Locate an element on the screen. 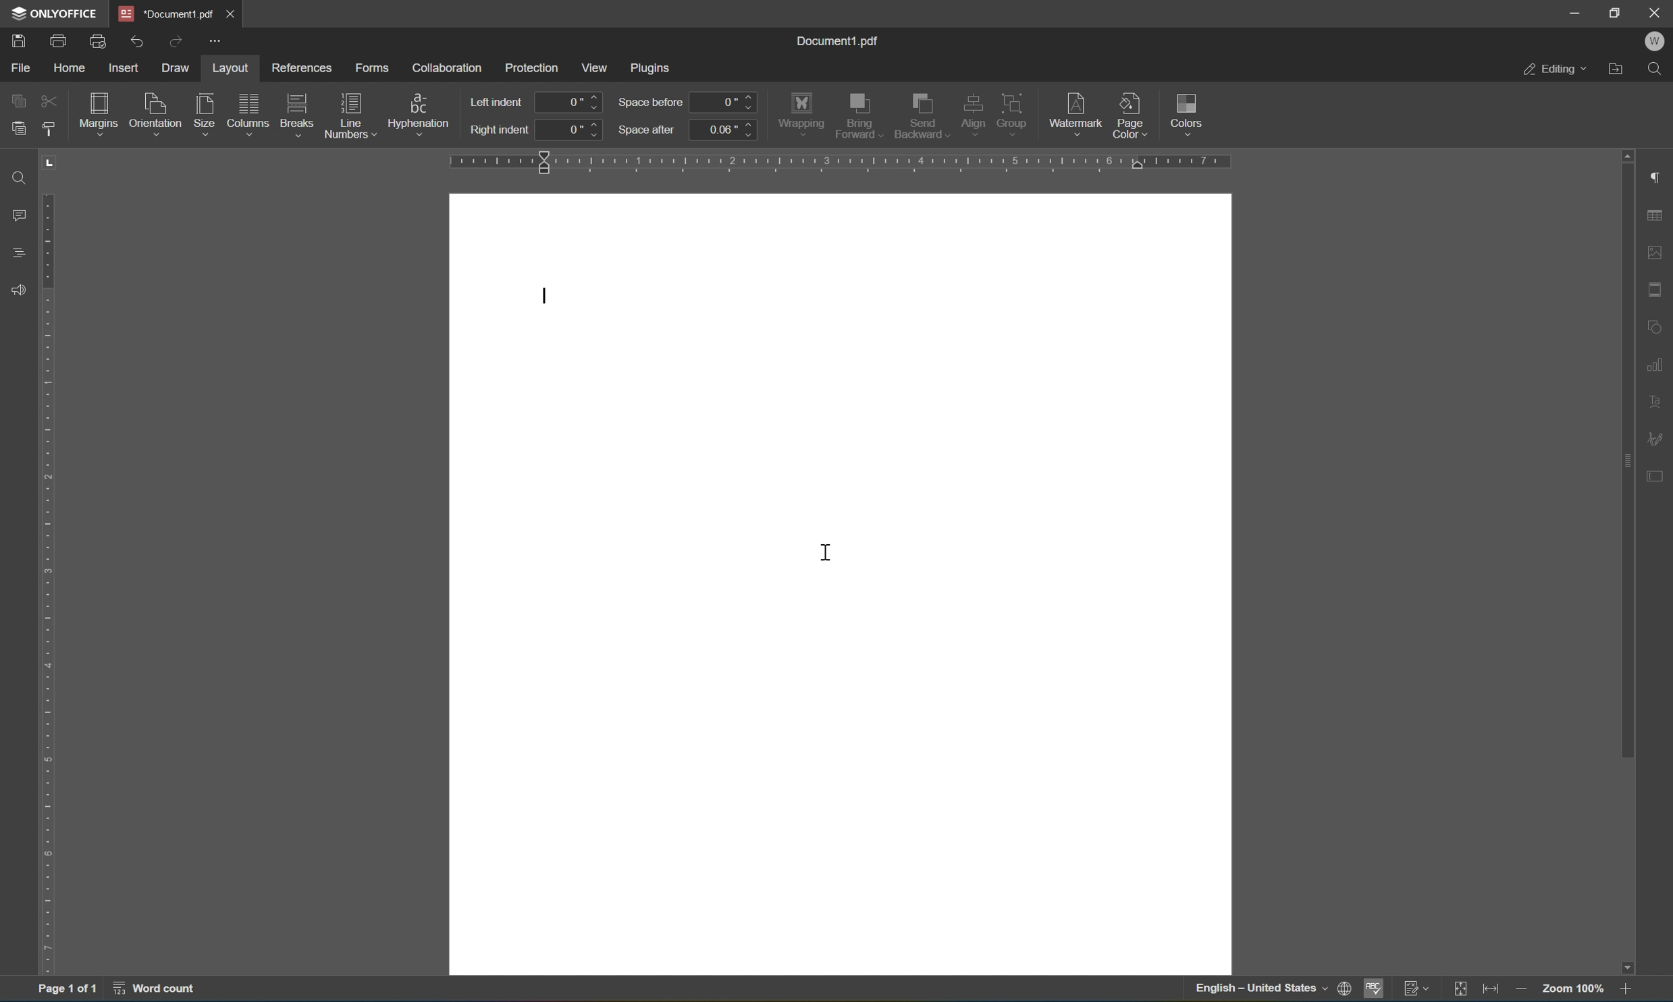 Image resolution: width=1673 pixels, height=1002 pixels. file is located at coordinates (21, 67).